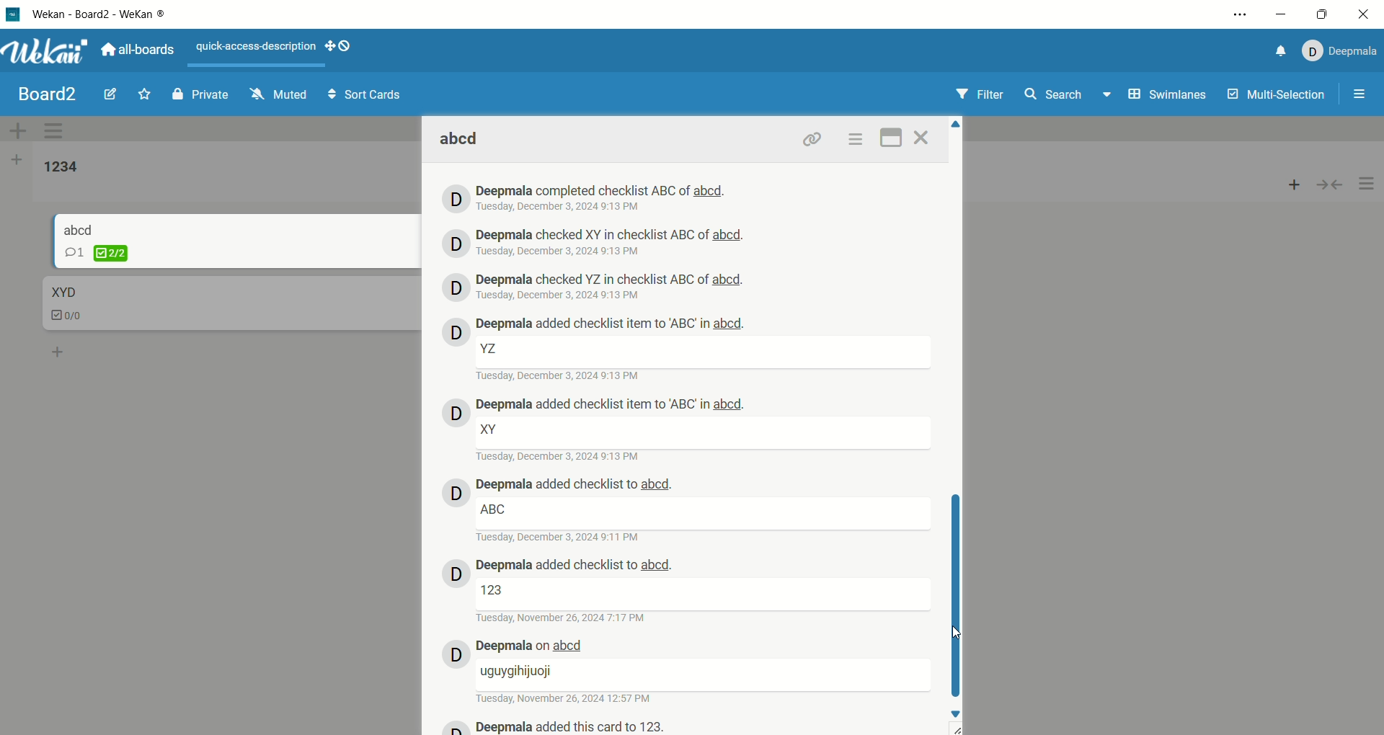 The width and height of the screenshot is (1384, 735). Describe the element at coordinates (61, 168) in the screenshot. I see `list title` at that location.